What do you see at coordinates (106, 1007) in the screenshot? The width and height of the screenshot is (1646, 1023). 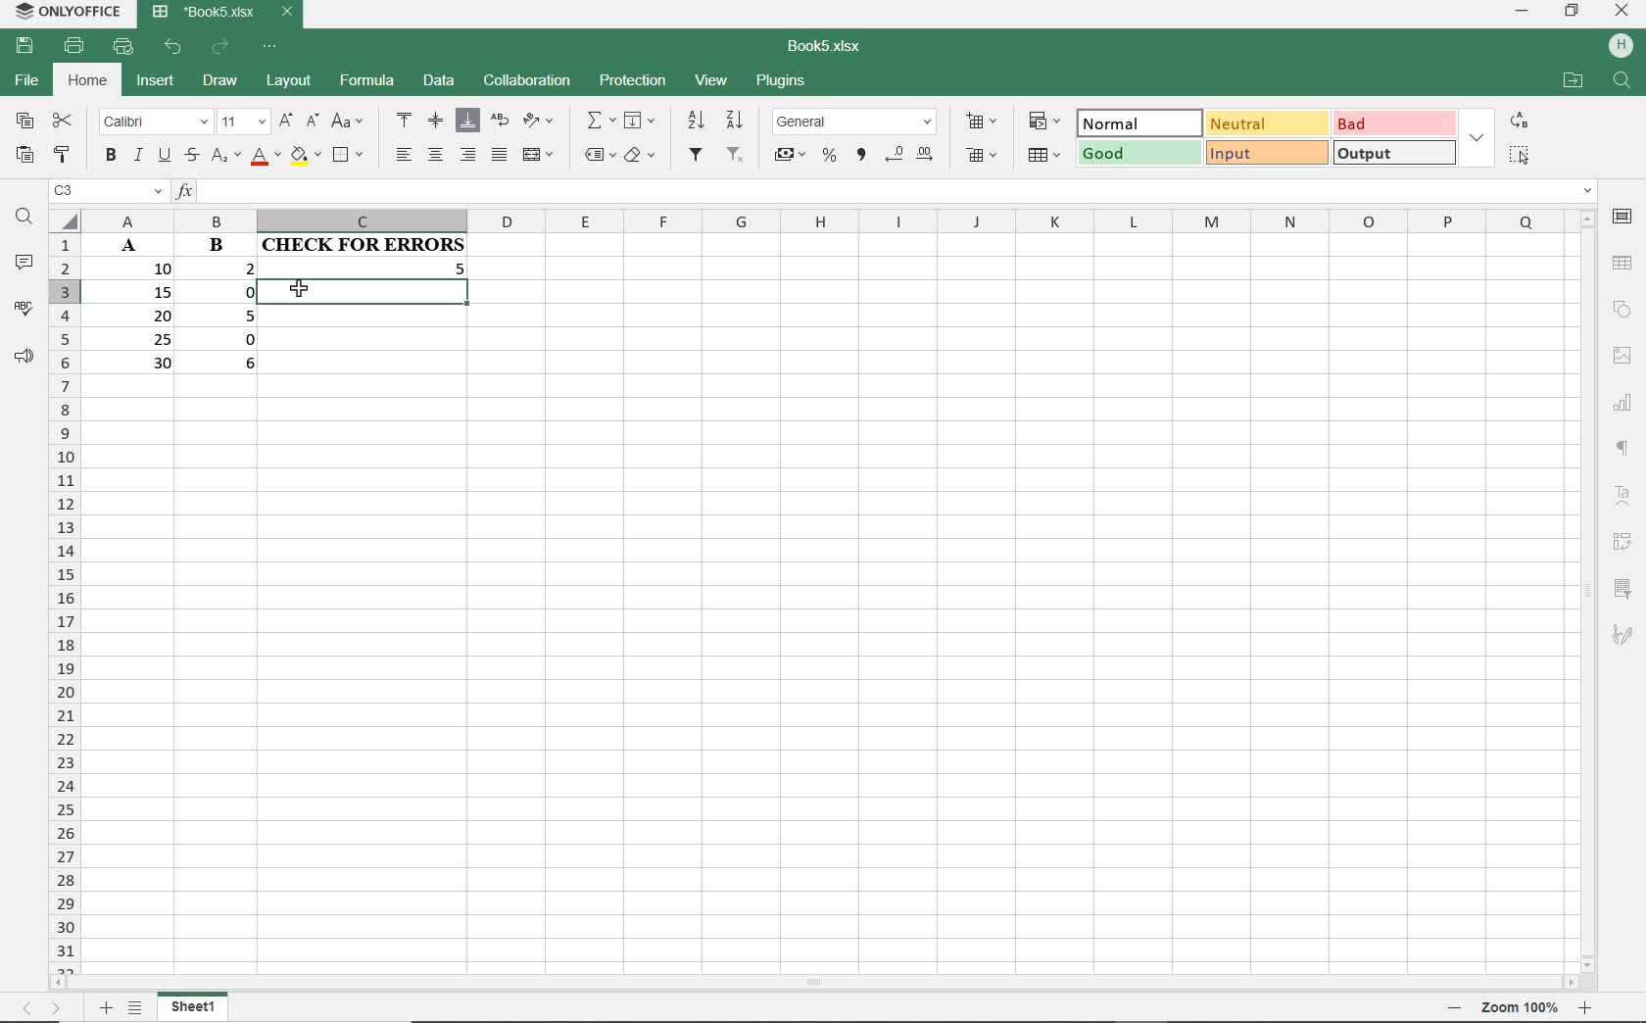 I see `` at bounding box center [106, 1007].